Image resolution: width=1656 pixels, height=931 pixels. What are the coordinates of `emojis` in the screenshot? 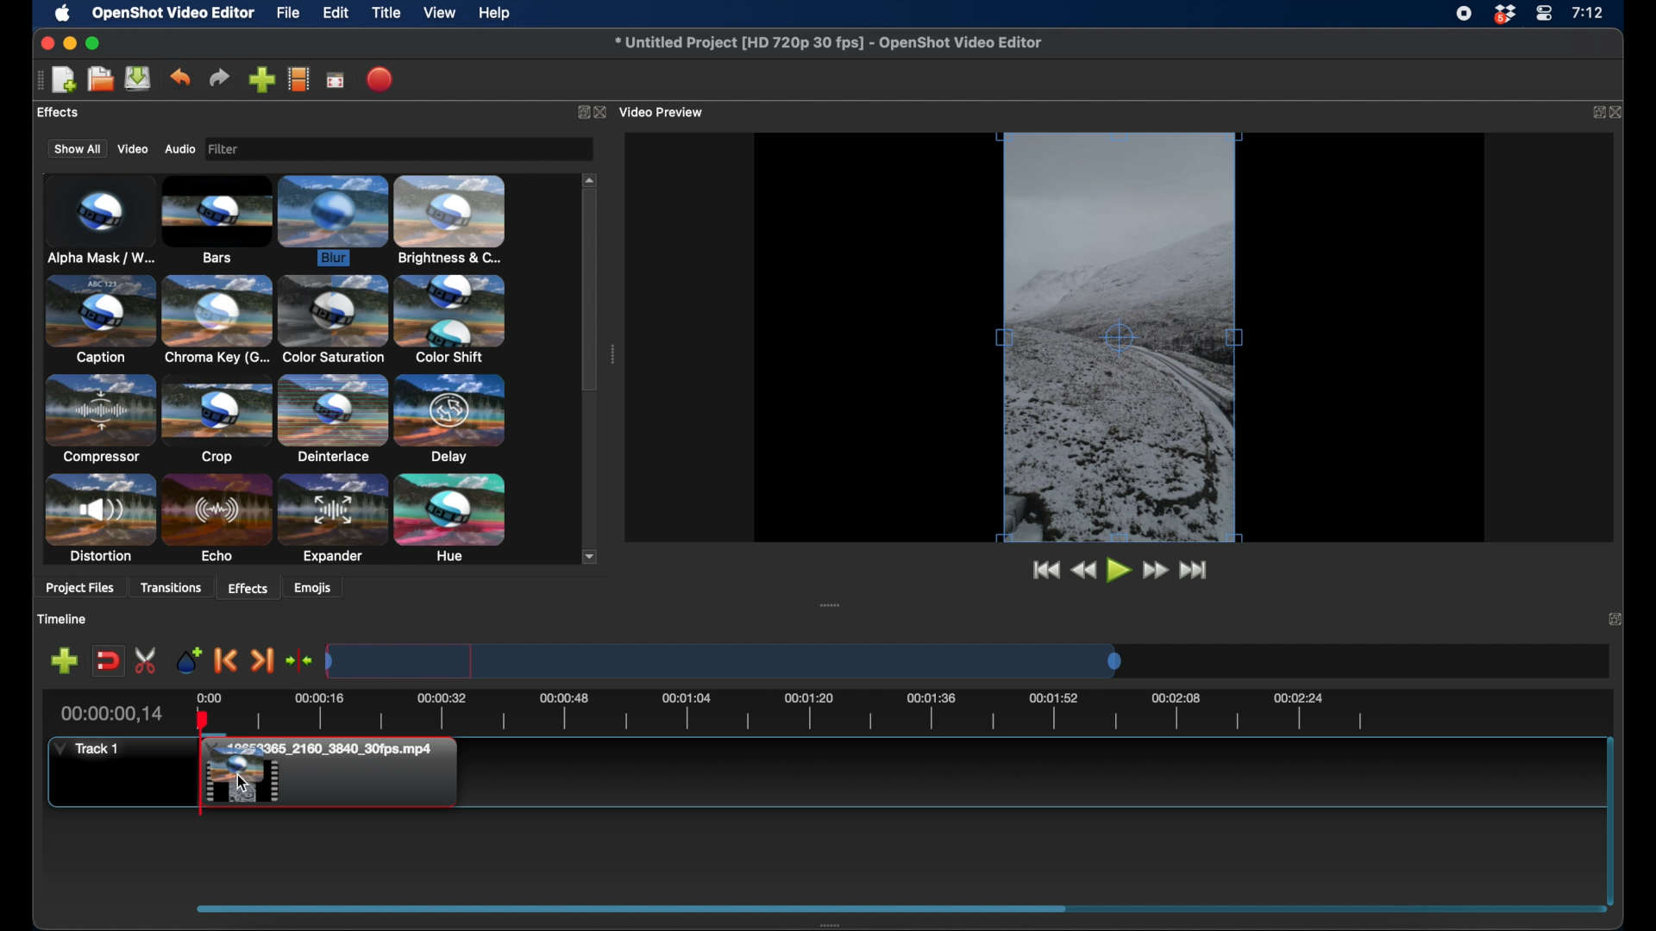 It's located at (314, 587).